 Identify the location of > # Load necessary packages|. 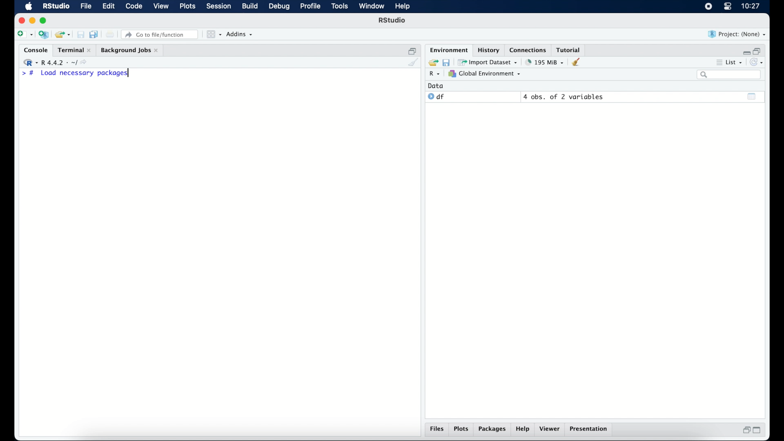
(75, 73).